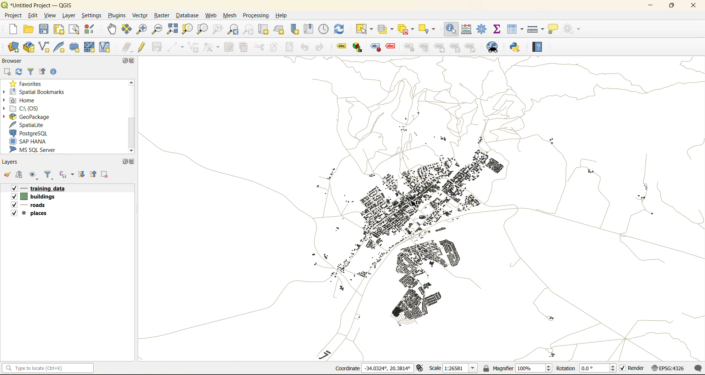 This screenshot has width=705, height=375. What do you see at coordinates (44, 47) in the screenshot?
I see `new shapefile layer` at bounding box center [44, 47].